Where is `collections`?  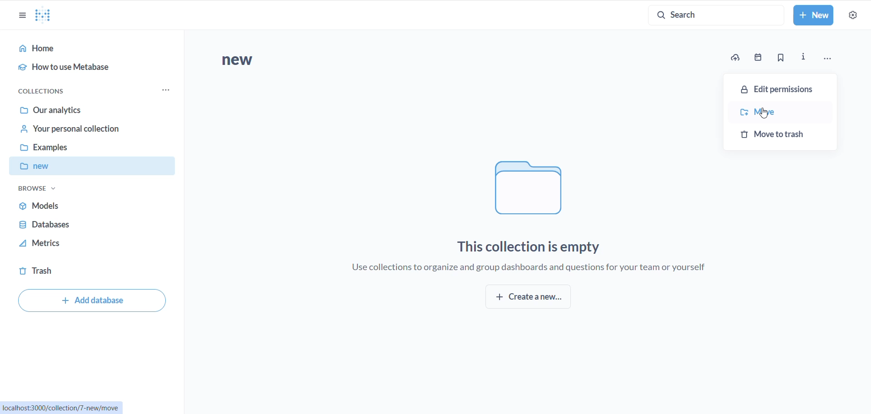 collections is located at coordinates (50, 90).